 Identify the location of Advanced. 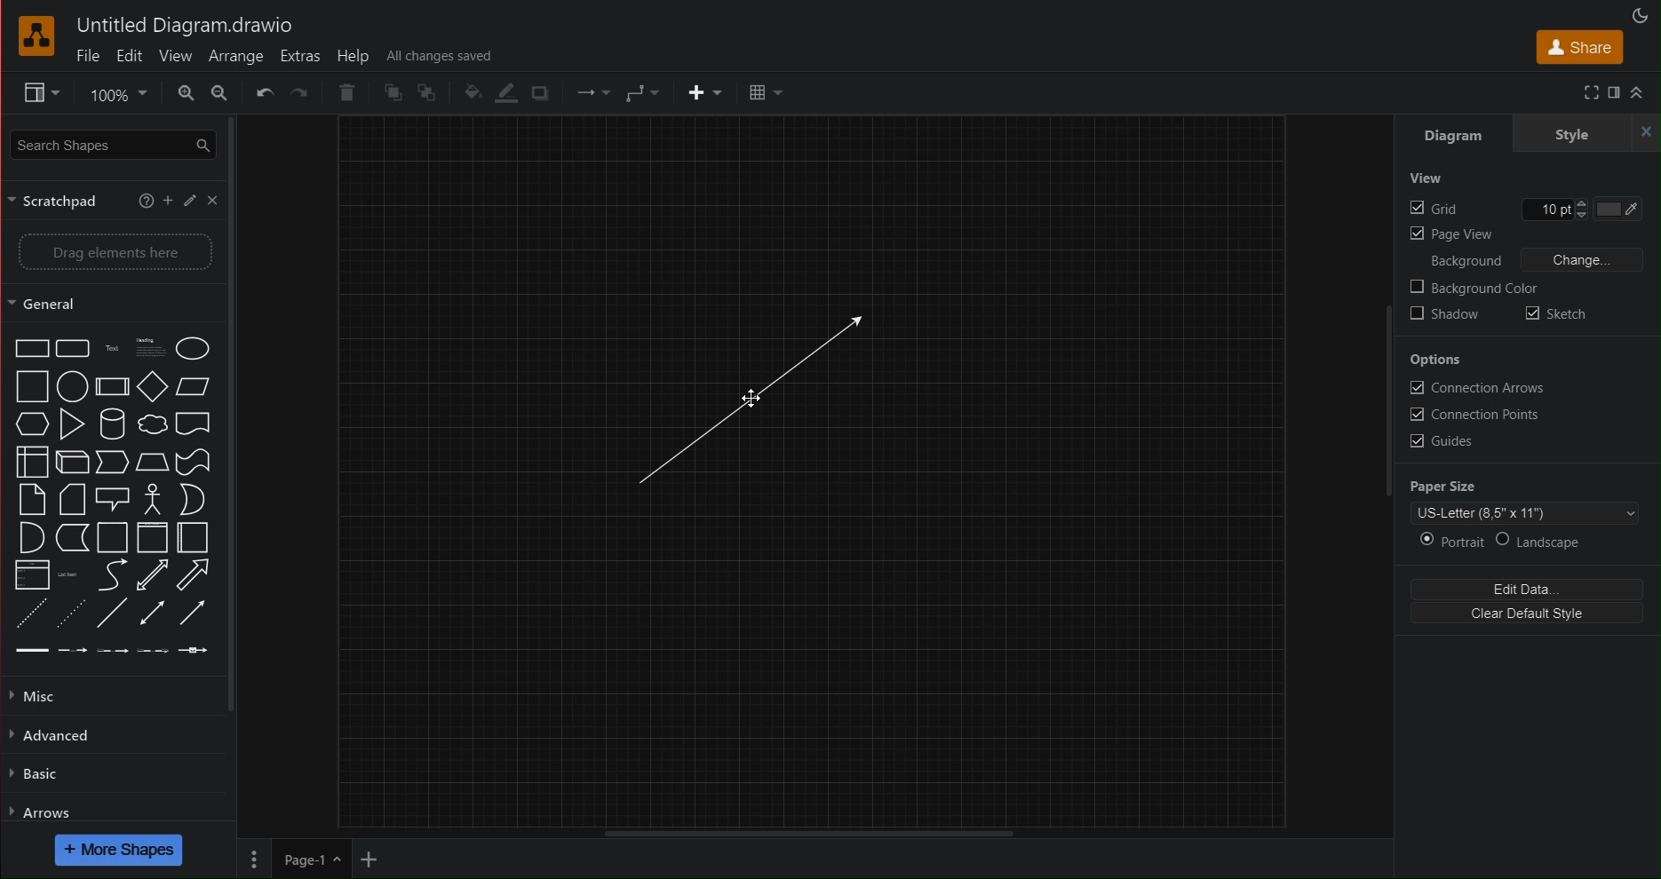
(55, 735).